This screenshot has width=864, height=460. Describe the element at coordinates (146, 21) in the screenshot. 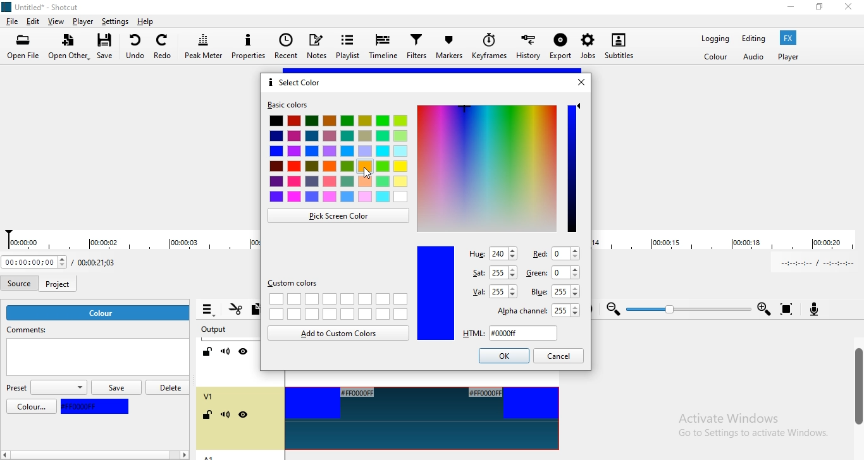

I see `help` at that location.